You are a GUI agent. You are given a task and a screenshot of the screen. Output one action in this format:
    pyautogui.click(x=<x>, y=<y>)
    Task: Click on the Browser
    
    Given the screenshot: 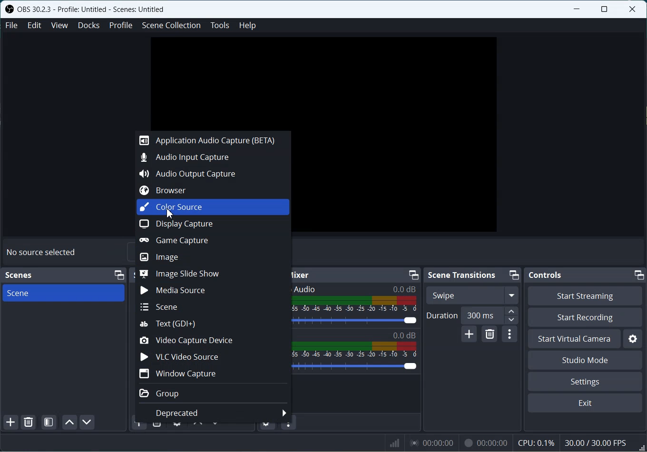 What is the action you would take?
    pyautogui.click(x=207, y=190)
    